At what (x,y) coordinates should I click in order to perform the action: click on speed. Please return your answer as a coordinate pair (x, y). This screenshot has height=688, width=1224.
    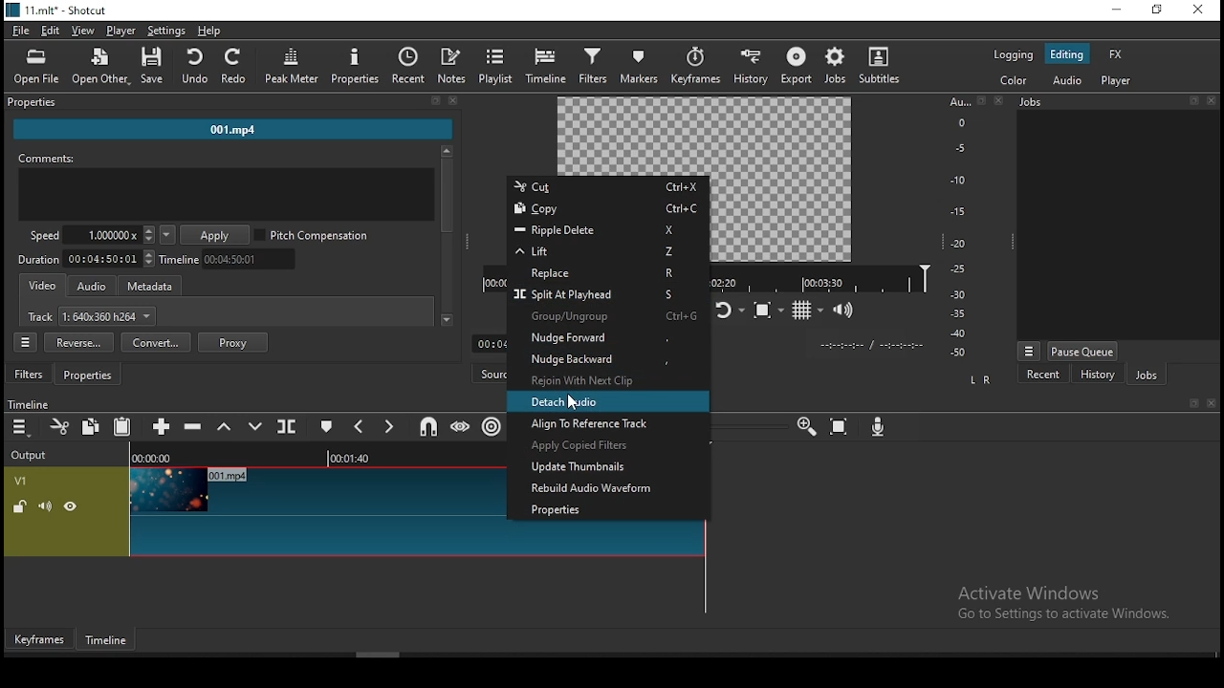
    Looking at the image, I should click on (89, 236).